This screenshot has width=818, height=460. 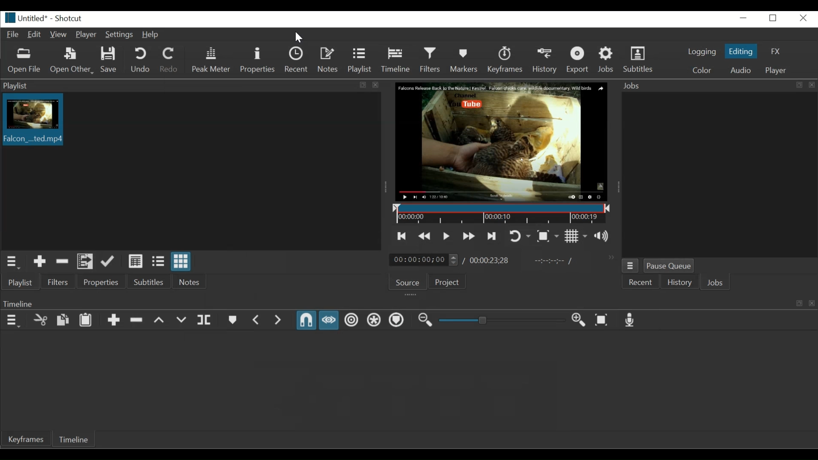 What do you see at coordinates (426, 320) in the screenshot?
I see `Zoom timeline out` at bounding box center [426, 320].